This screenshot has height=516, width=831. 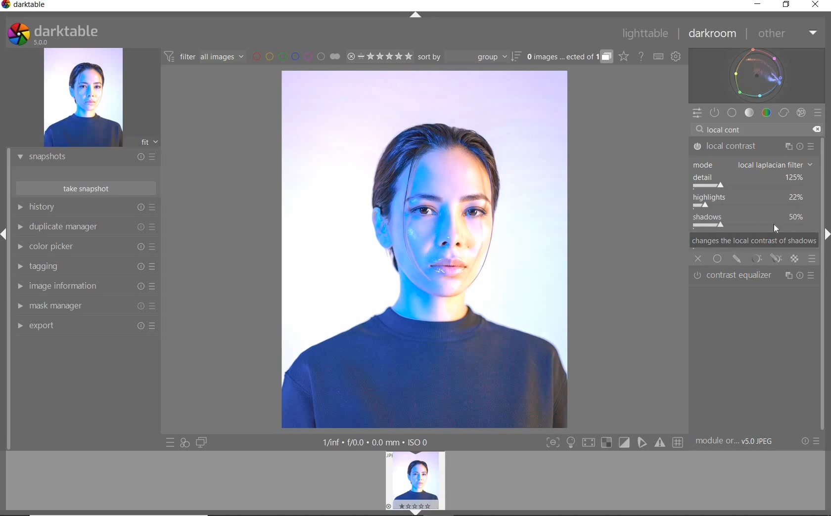 I want to click on detail, so click(x=753, y=181).